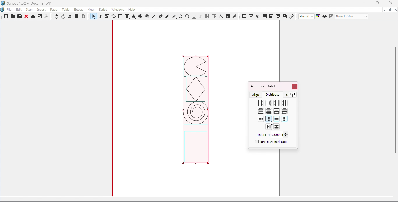 The width and height of the screenshot is (398, 202). I want to click on PDF text field, so click(264, 16).